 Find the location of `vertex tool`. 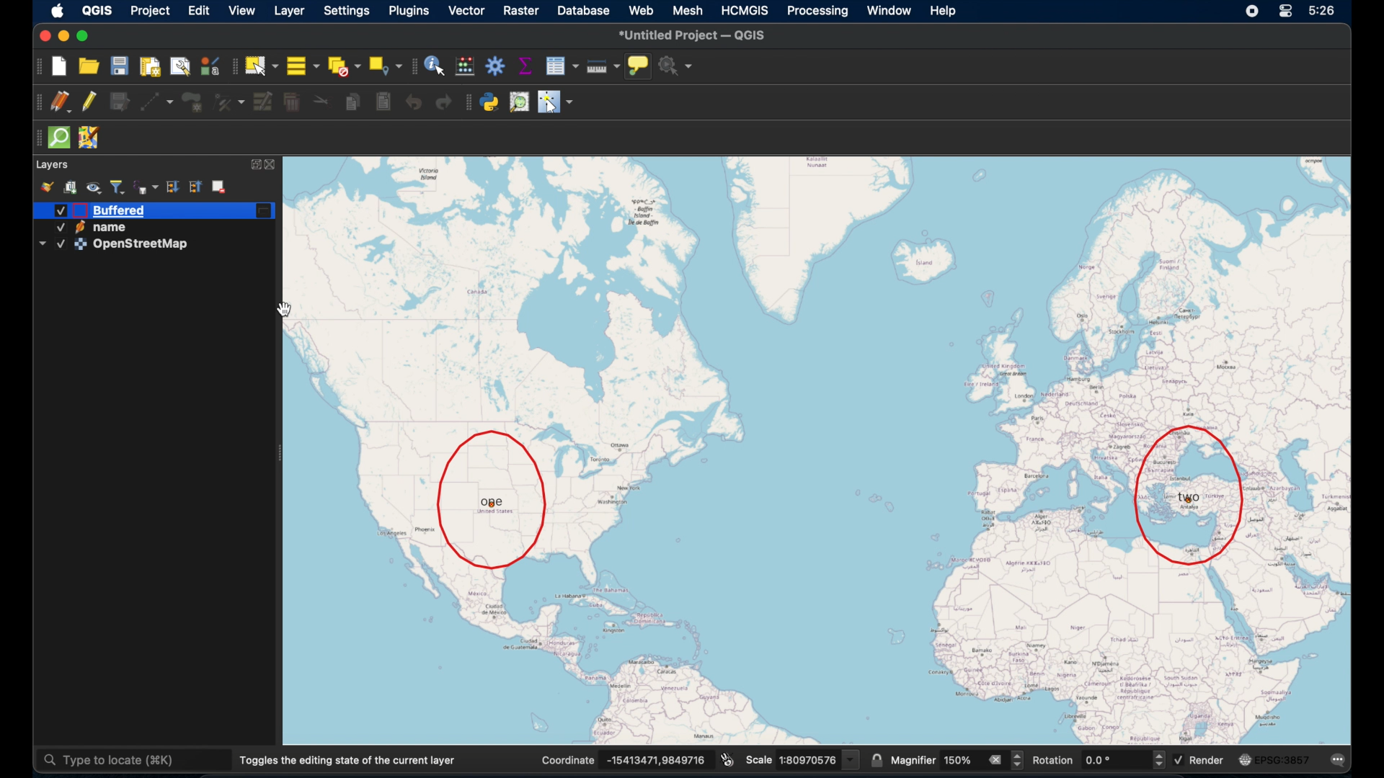

vertex tool is located at coordinates (229, 101).